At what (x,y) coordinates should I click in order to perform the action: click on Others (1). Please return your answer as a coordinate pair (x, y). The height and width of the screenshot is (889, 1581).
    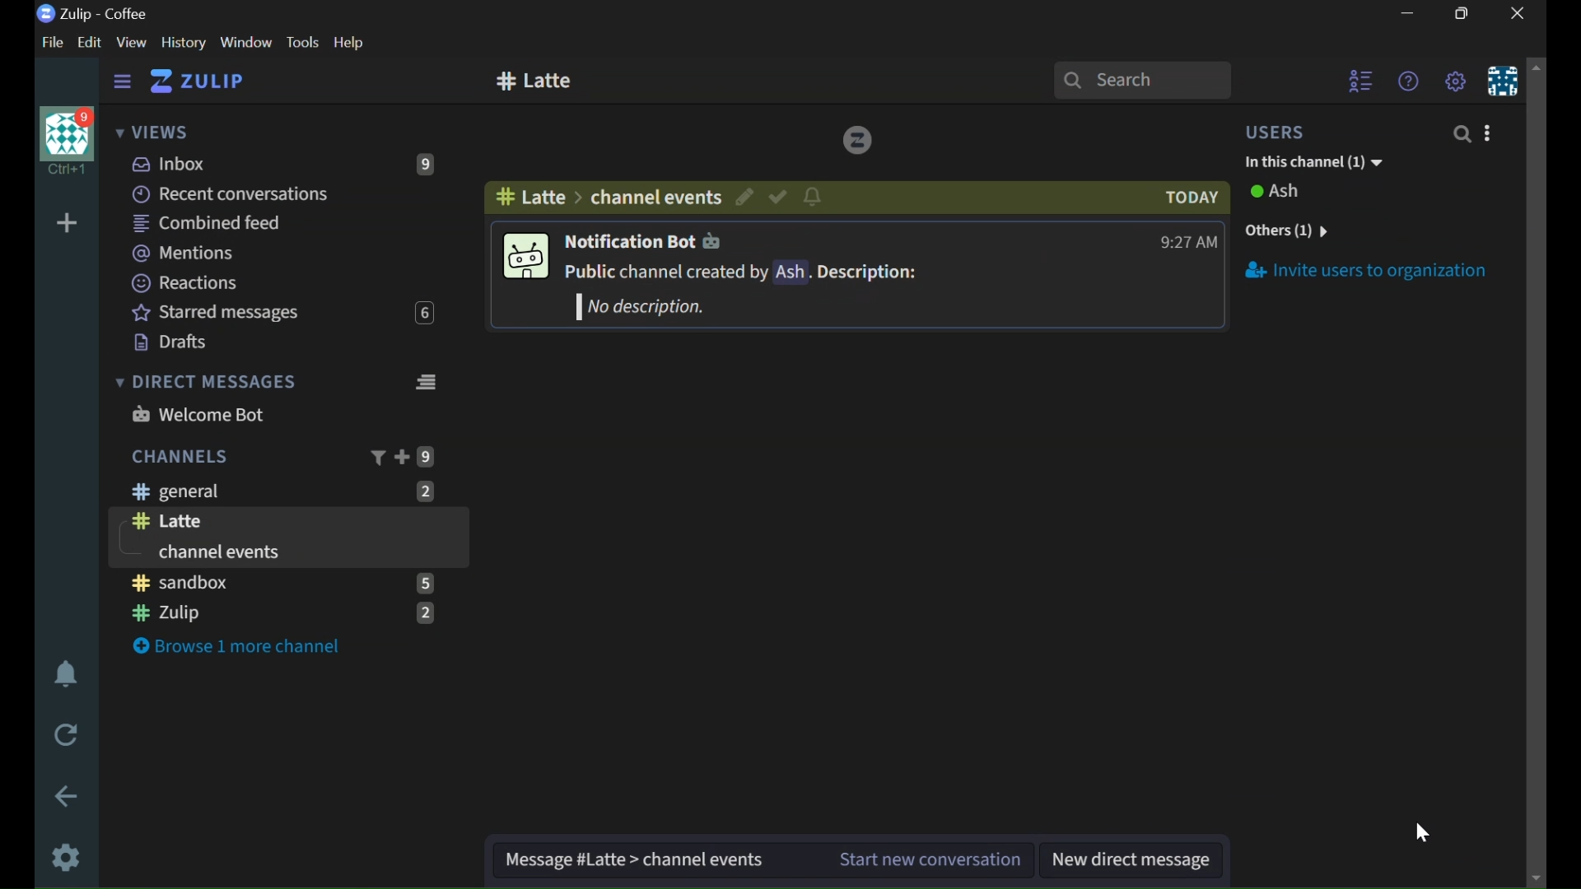
    Looking at the image, I should click on (1299, 231).